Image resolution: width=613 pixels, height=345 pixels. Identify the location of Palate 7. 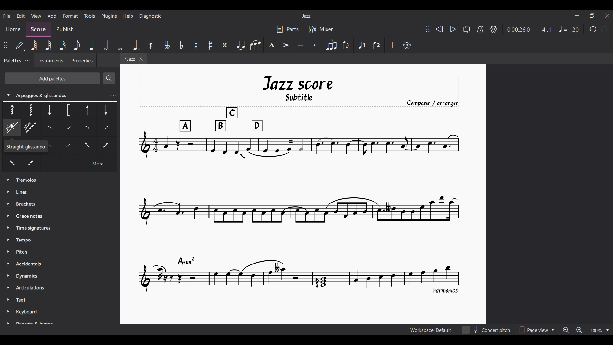
(10, 129).